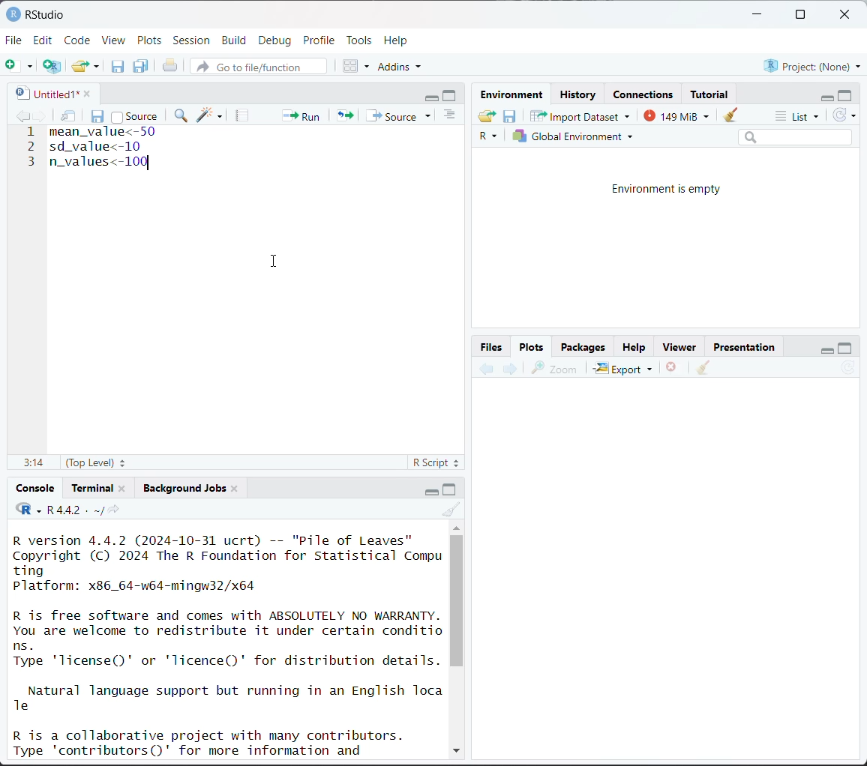 The image size is (867, 766). What do you see at coordinates (35, 13) in the screenshot?
I see `RStudio` at bounding box center [35, 13].